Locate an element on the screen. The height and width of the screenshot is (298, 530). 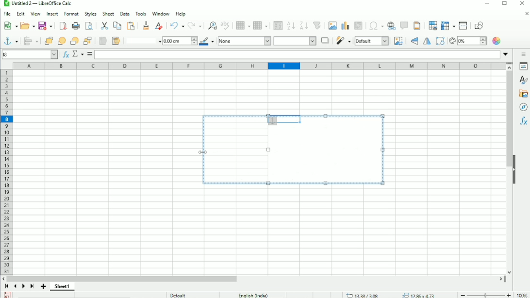
Styles is located at coordinates (522, 80).